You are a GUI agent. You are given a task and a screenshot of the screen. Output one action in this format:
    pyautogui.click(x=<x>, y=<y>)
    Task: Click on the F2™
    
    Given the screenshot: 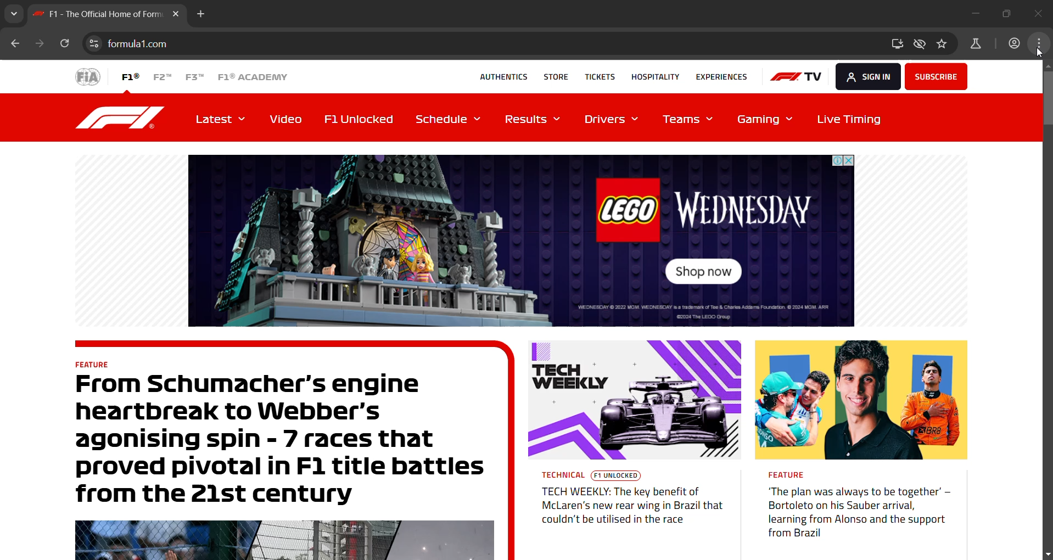 What is the action you would take?
    pyautogui.click(x=160, y=77)
    